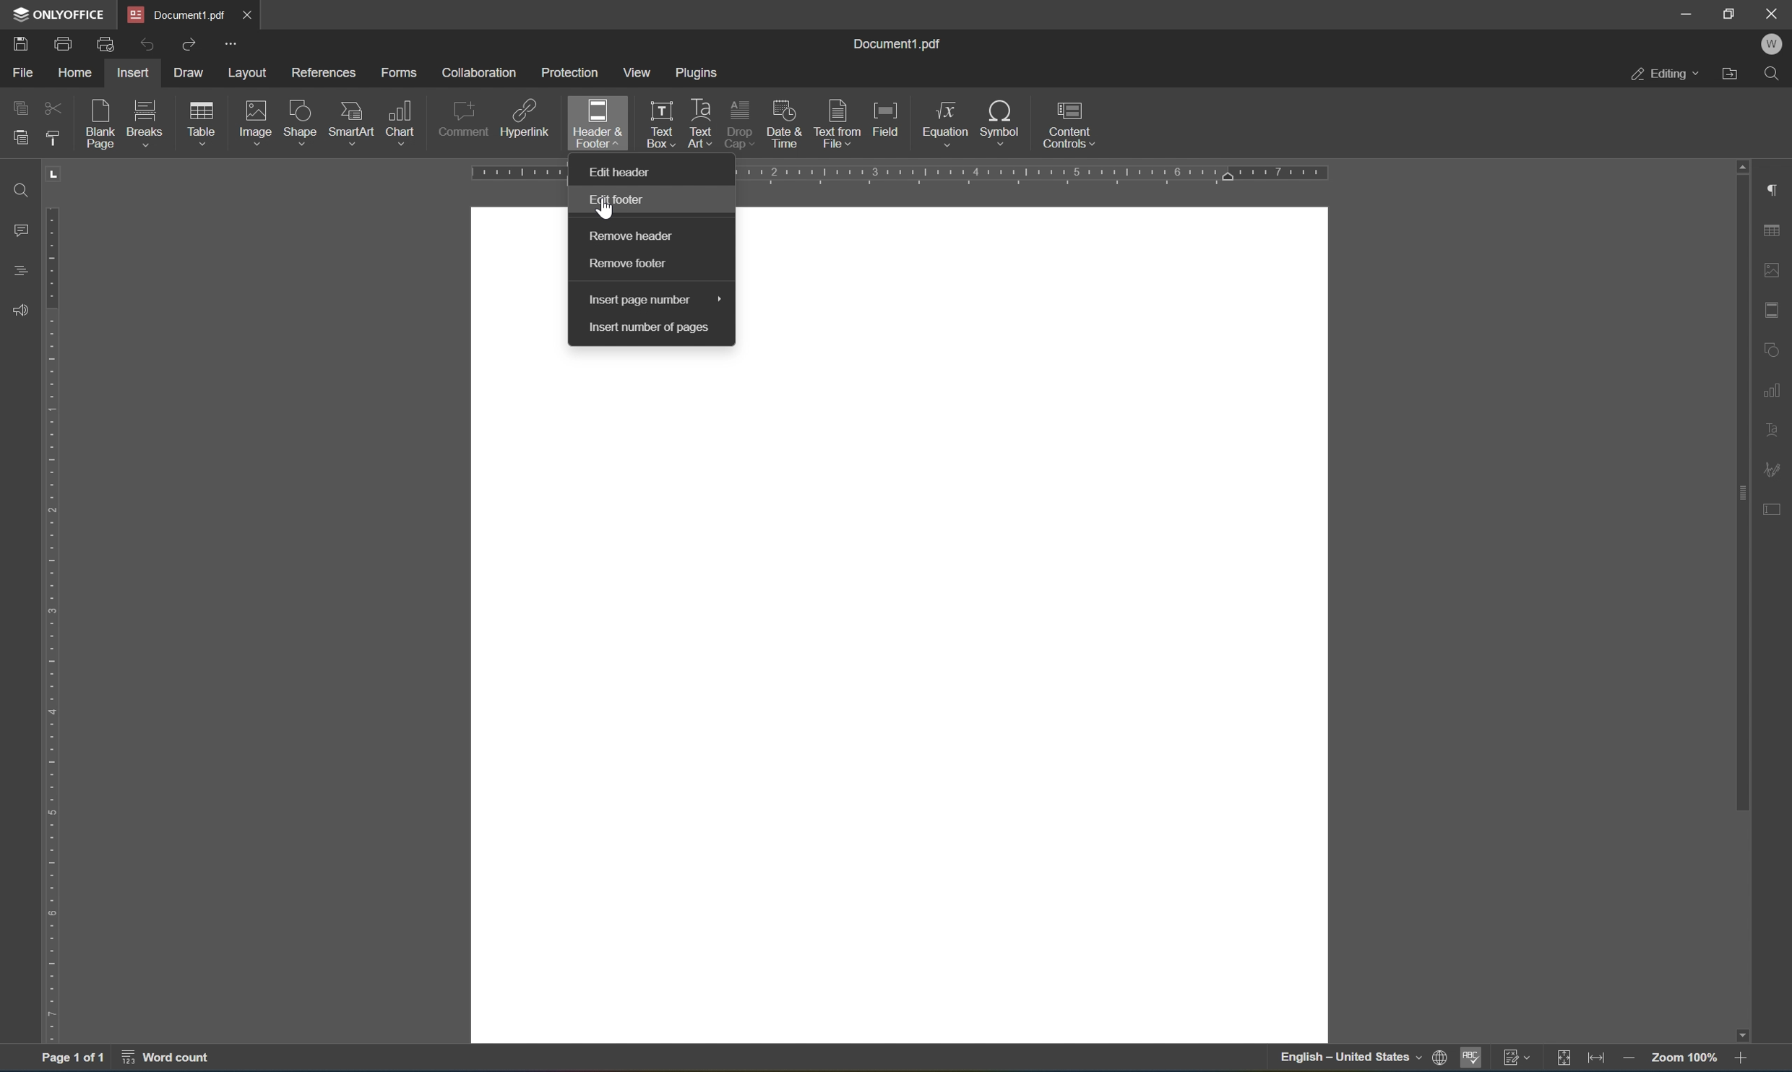  Describe the element at coordinates (20, 228) in the screenshot. I see `comments` at that location.